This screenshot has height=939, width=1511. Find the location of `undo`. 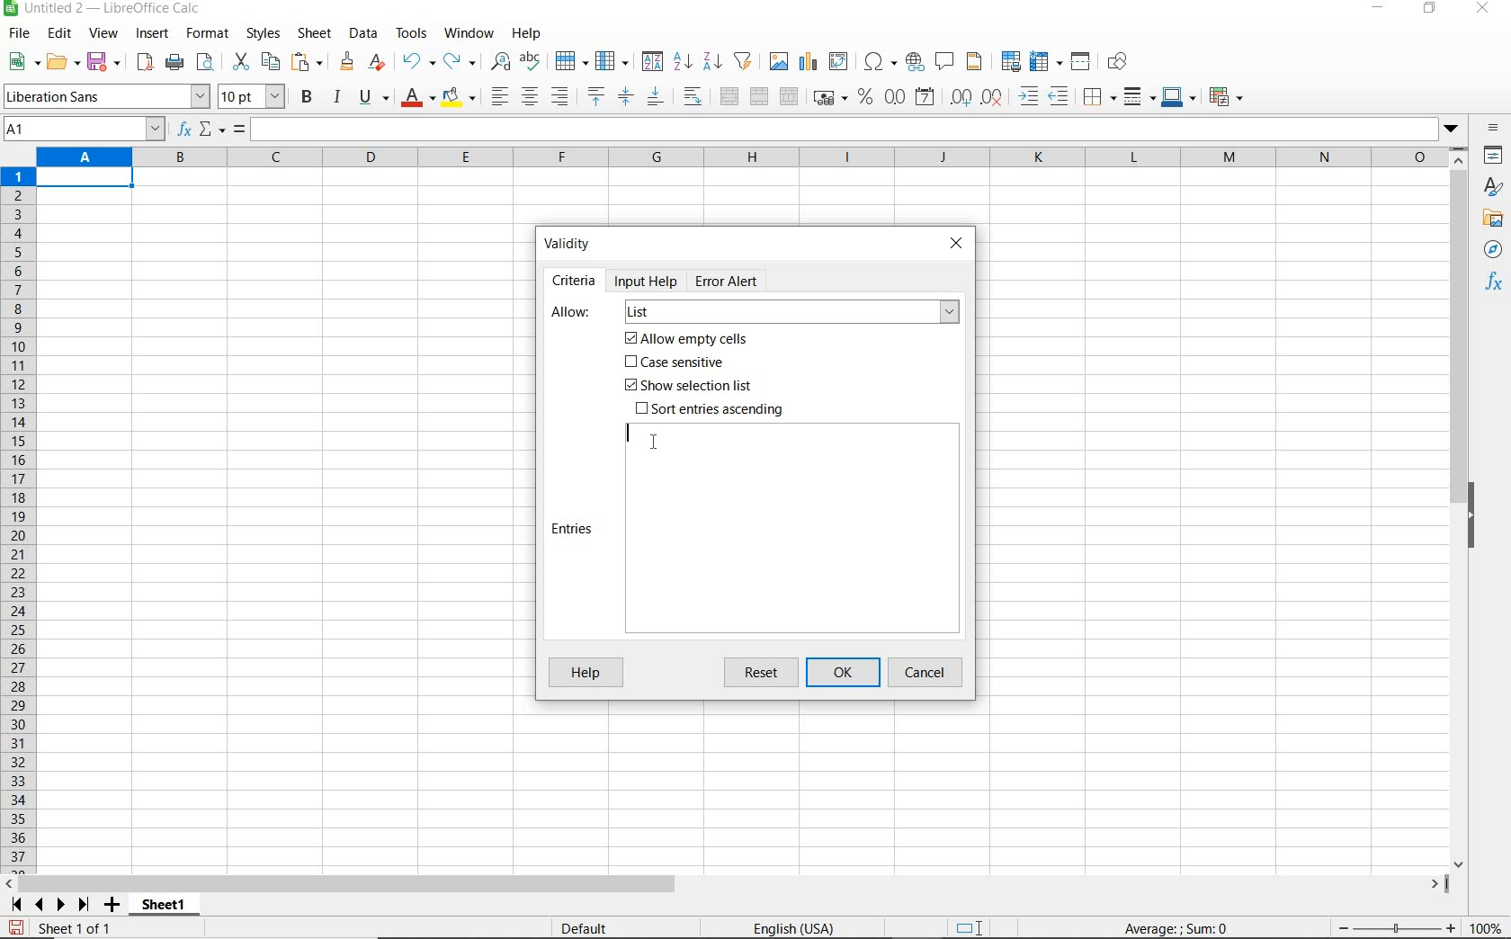

undo is located at coordinates (417, 62).